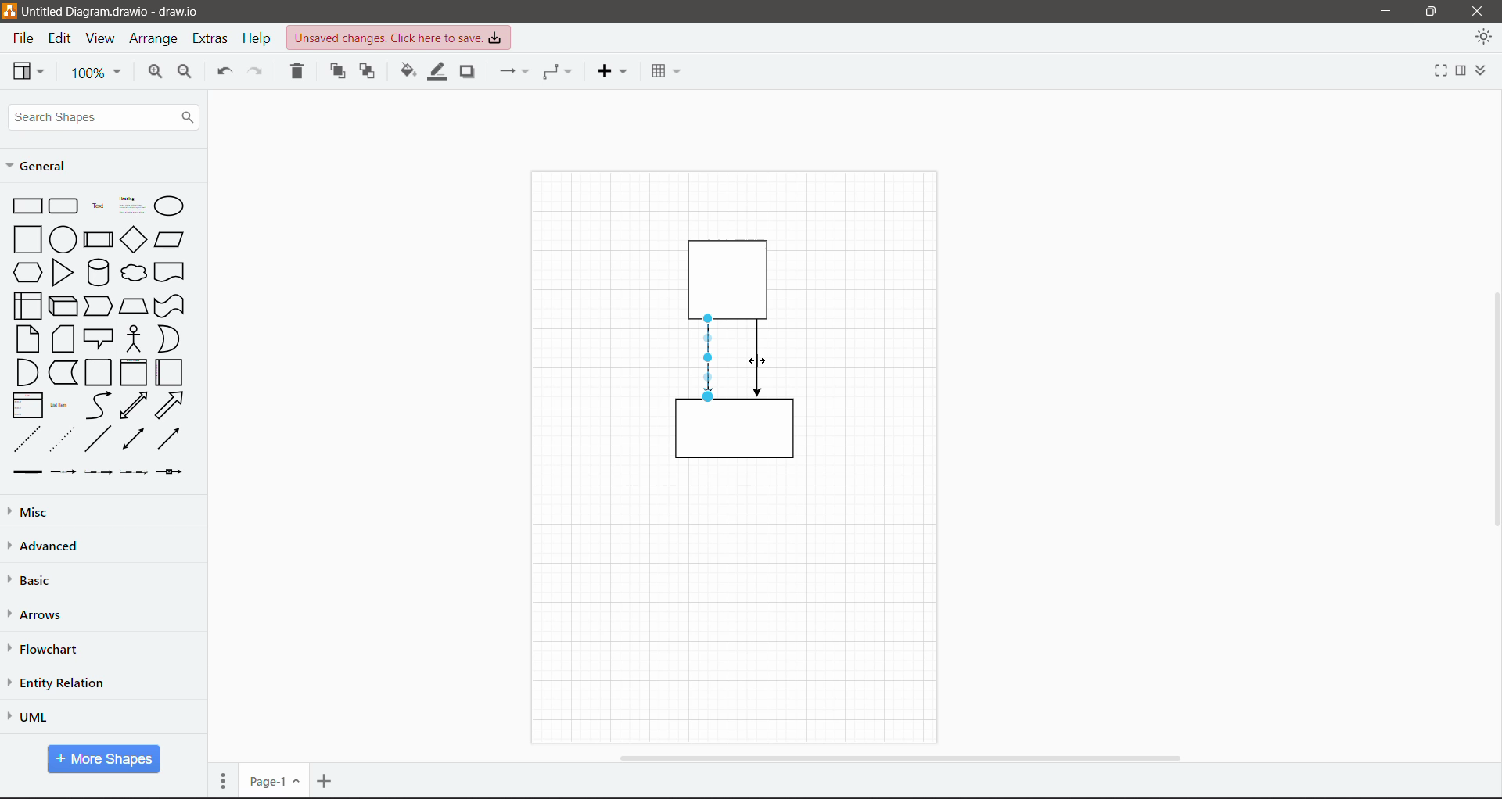 Image resolution: width=1502 pixels, height=799 pixels. Describe the element at coordinates (1431, 73) in the screenshot. I see `Fullscreen` at that location.